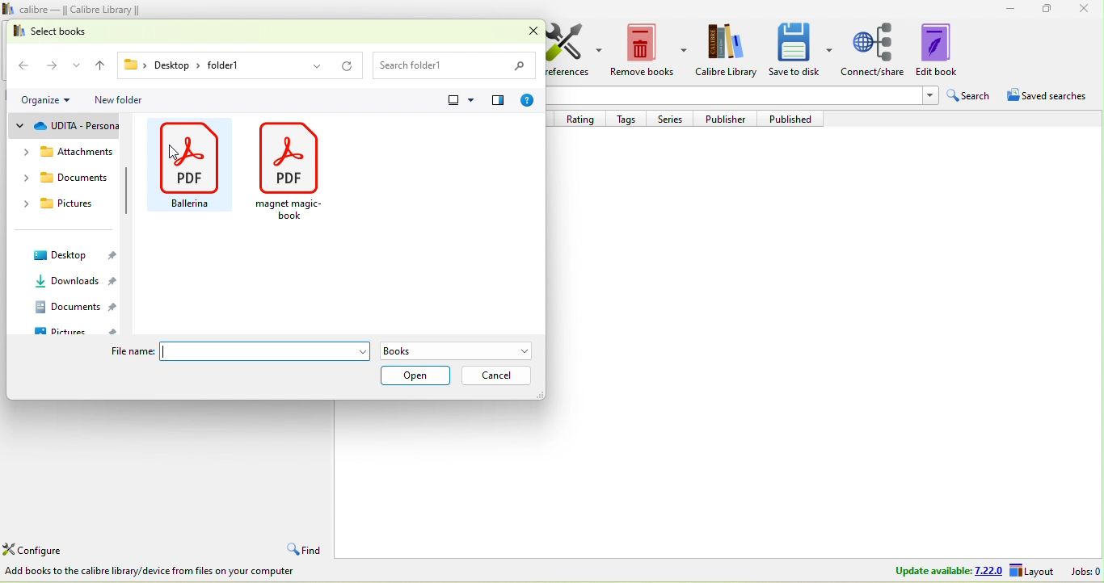  What do you see at coordinates (1048, 94) in the screenshot?
I see `saved searches` at bounding box center [1048, 94].